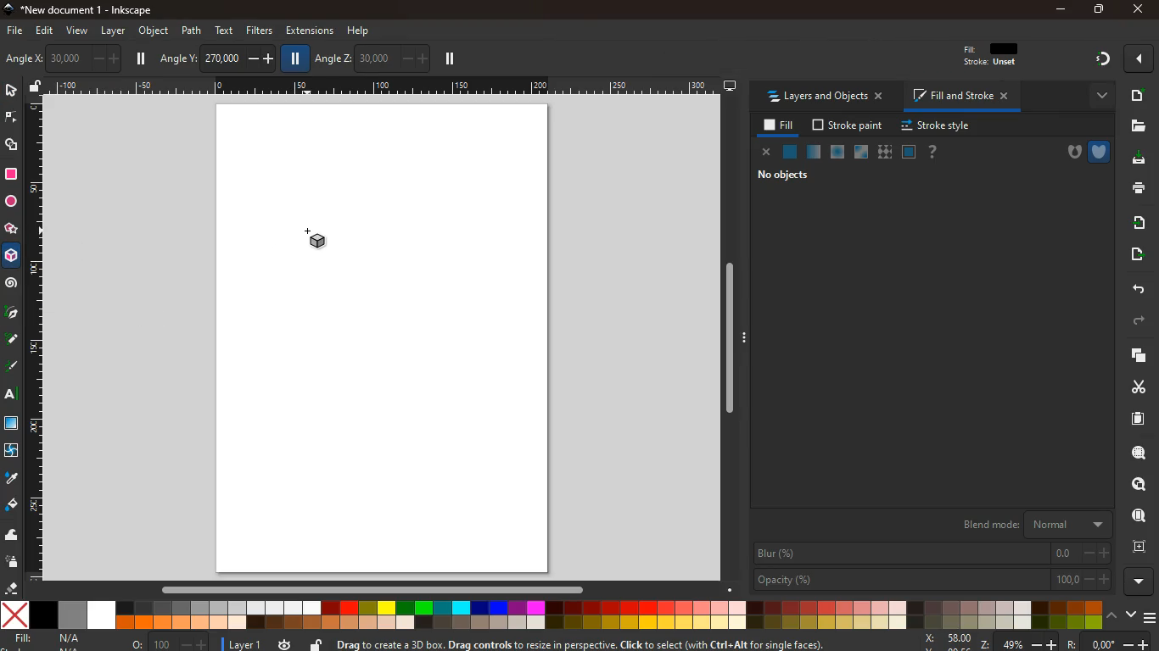 This screenshot has height=651, width=1159. I want to click on screen, so click(14, 426).